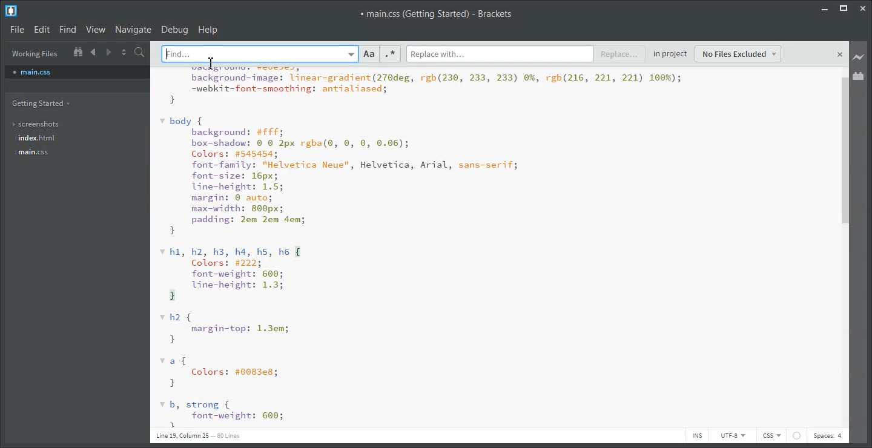 The height and width of the screenshot is (448, 872). Describe the element at coordinates (222, 372) in the screenshot. I see `af
Colors: #0083e8;
}` at that location.